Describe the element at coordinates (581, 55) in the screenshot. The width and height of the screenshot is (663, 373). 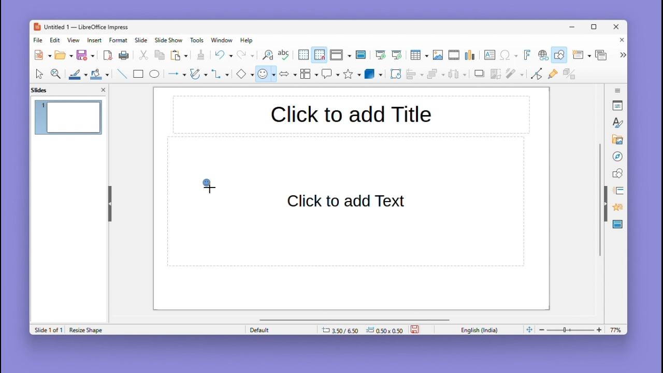
I see `New slide` at that location.